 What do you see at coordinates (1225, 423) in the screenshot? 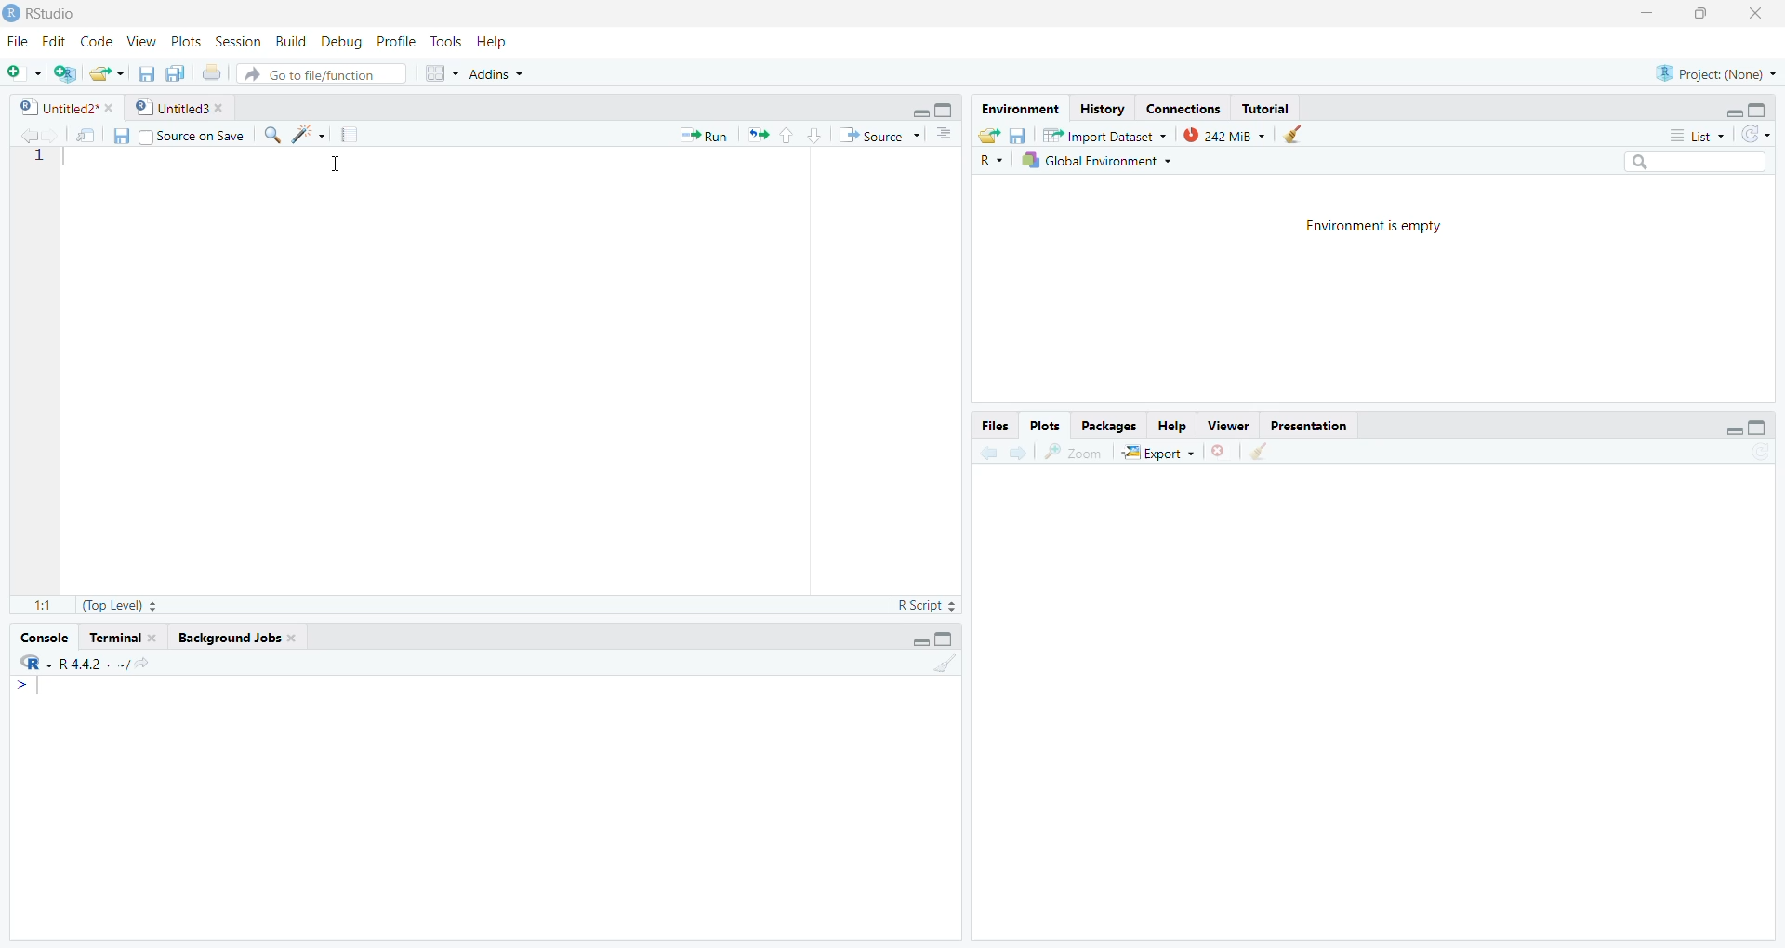
I see `Viewer` at bounding box center [1225, 423].